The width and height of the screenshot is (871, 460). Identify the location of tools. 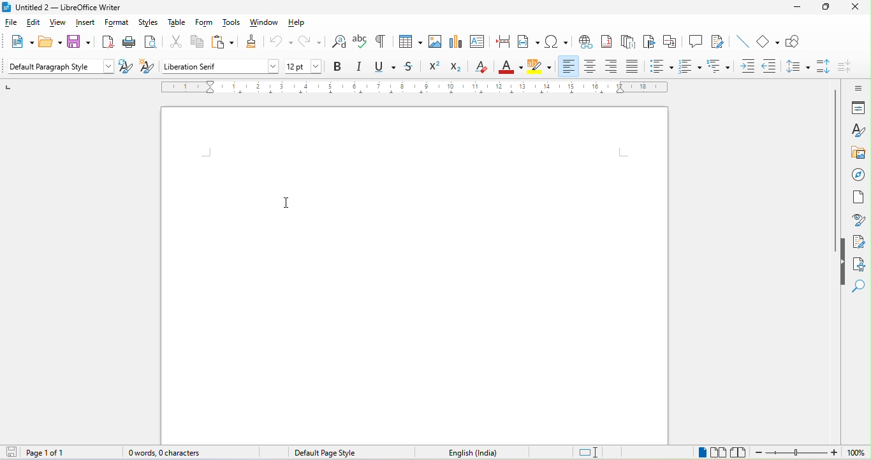
(234, 24).